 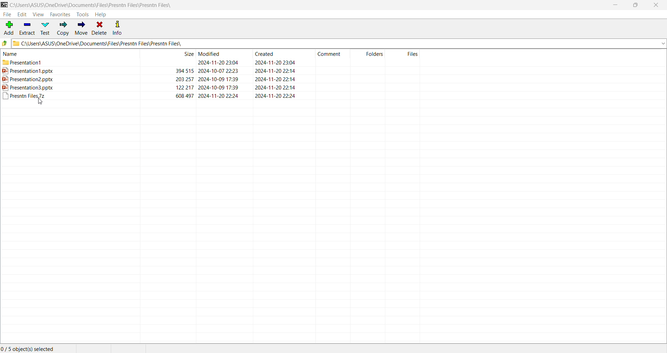 What do you see at coordinates (330, 55) in the screenshot?
I see `‘Comment` at bounding box center [330, 55].